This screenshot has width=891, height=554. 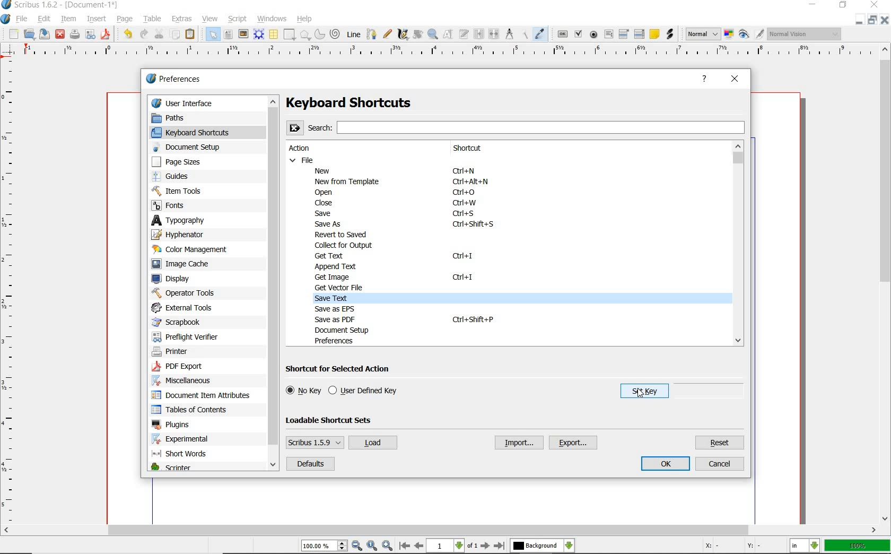 I want to click on Ctrl + Shift + P, so click(x=473, y=319).